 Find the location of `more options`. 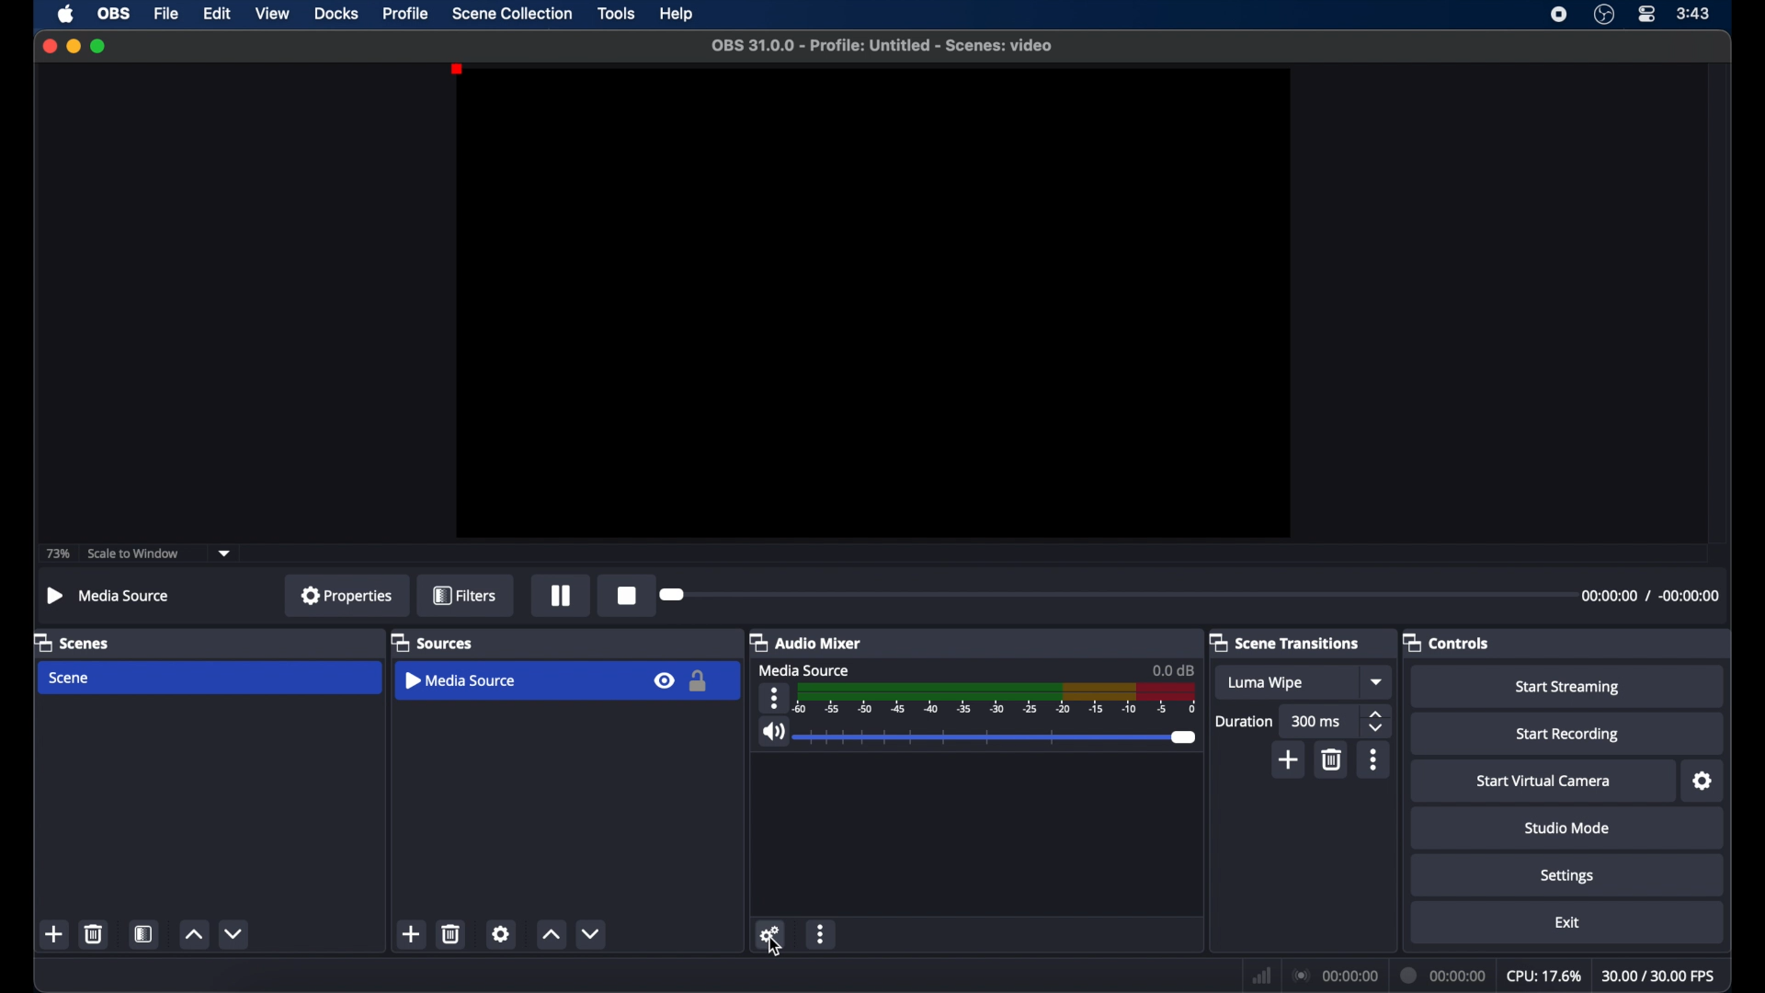

more options is located at coordinates (776, 698).